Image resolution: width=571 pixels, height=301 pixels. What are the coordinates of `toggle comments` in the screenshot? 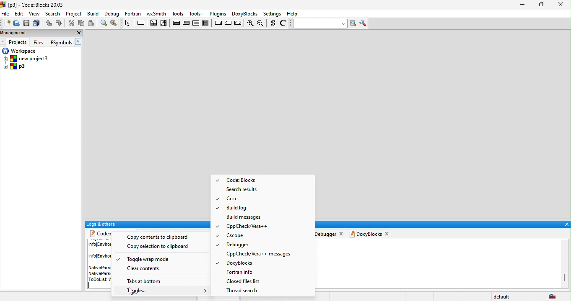 It's located at (284, 24).